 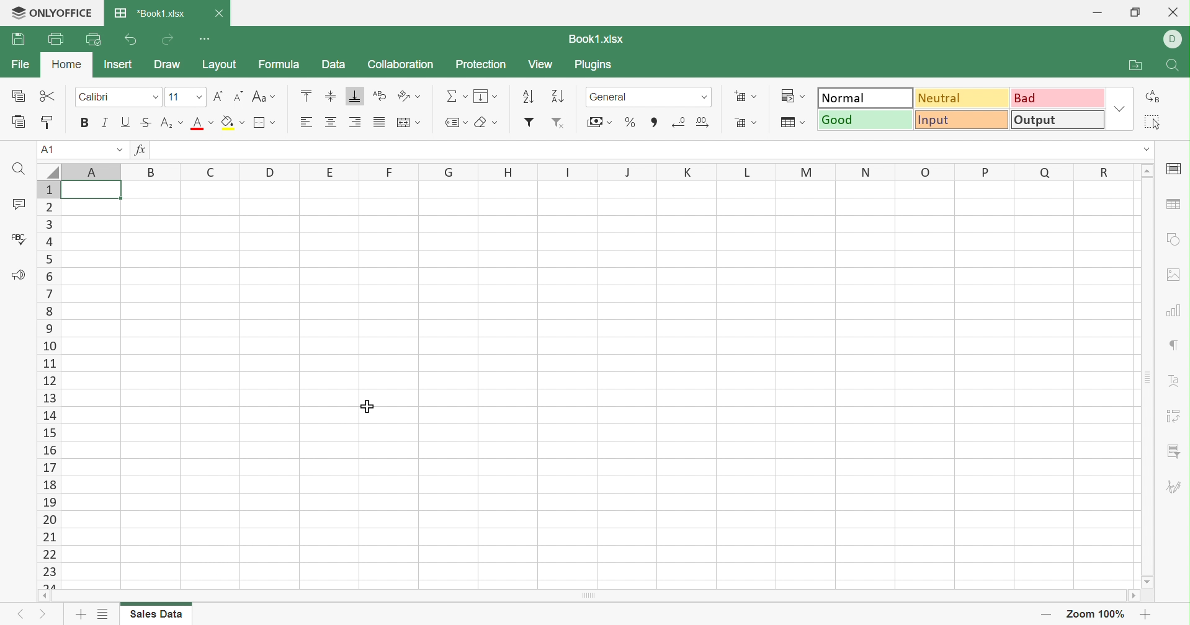 What do you see at coordinates (83, 123) in the screenshot?
I see `Bold` at bounding box center [83, 123].